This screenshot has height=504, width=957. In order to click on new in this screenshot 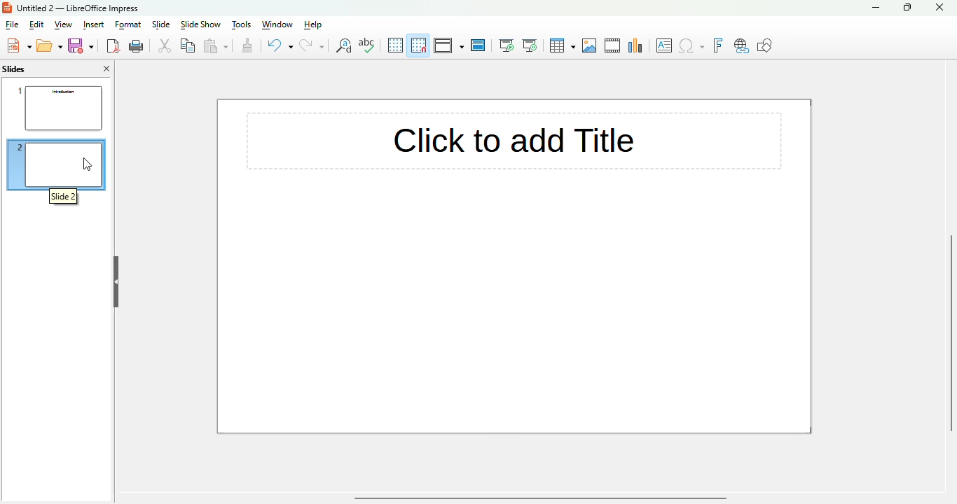, I will do `click(19, 45)`.